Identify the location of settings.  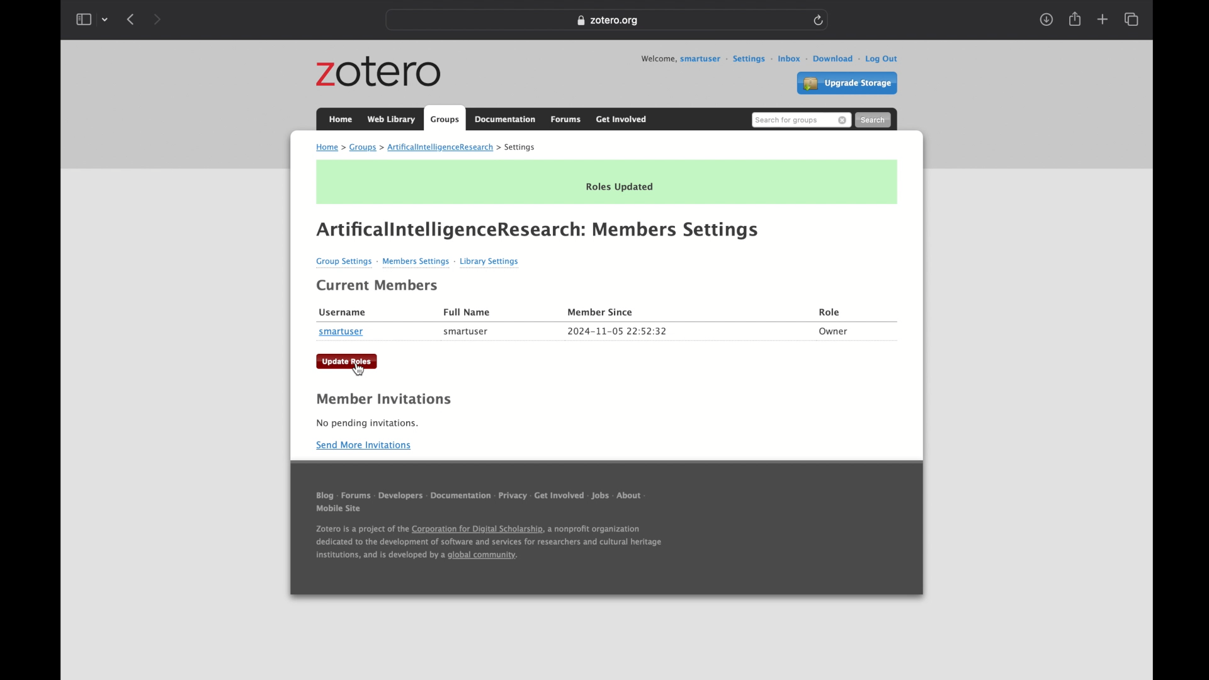
(517, 147).